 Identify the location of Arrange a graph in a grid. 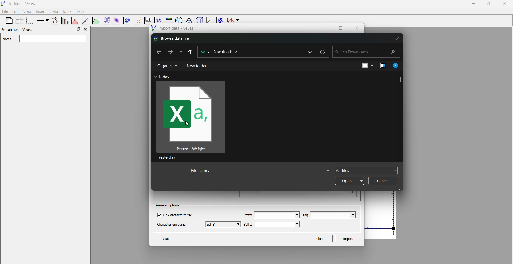
(19, 21).